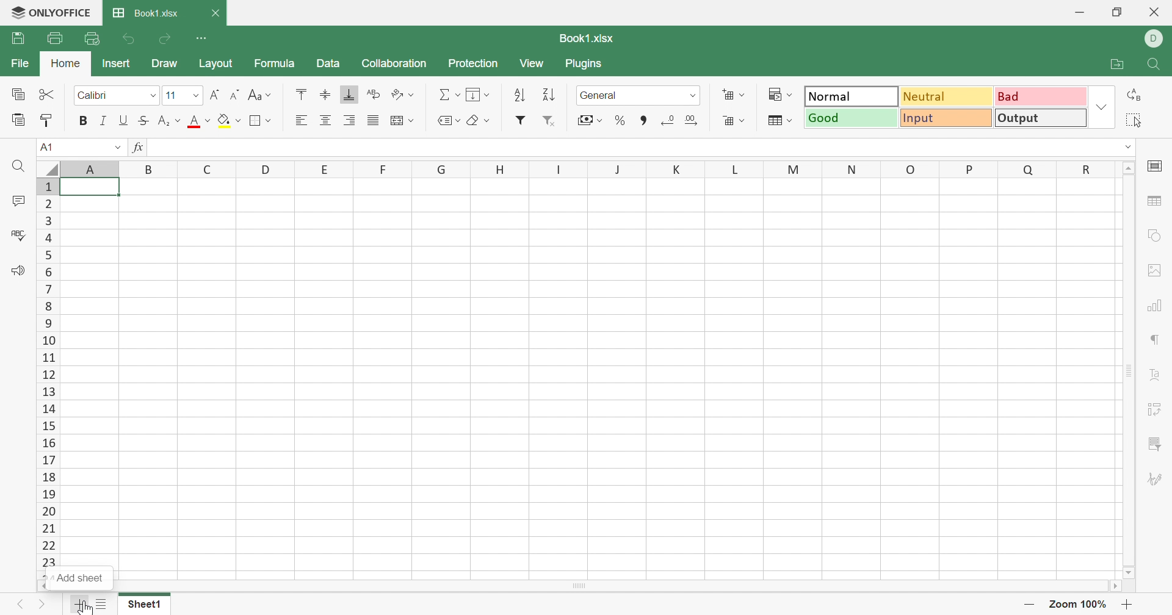  Describe the element at coordinates (1132, 570) in the screenshot. I see `Scroll Down` at that location.